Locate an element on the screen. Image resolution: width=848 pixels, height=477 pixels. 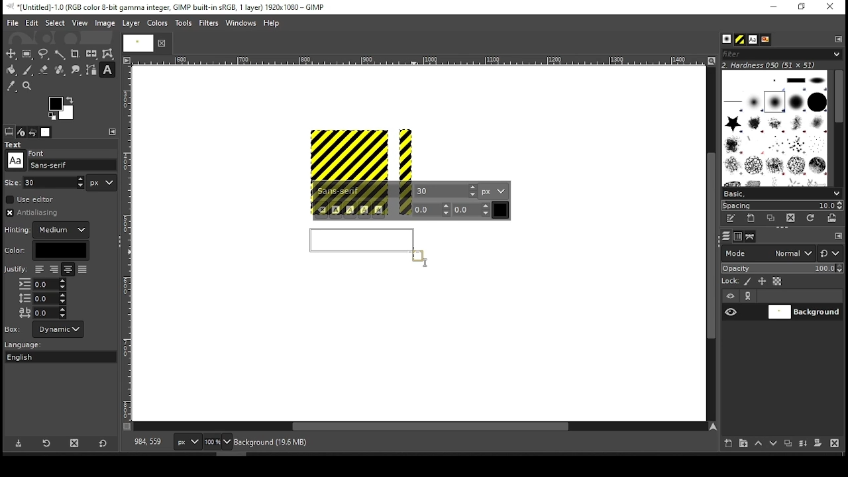
undo history is located at coordinates (34, 132).